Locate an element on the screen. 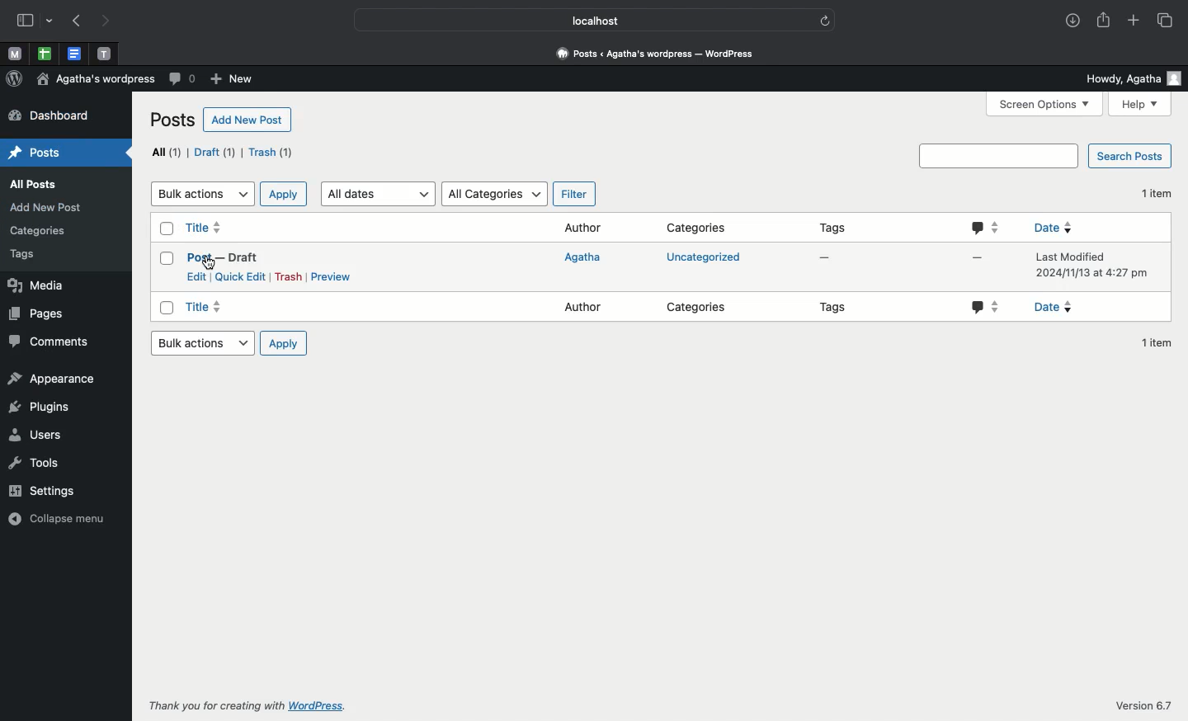 This screenshot has width=1188, height=721. Plugins is located at coordinates (46, 407).